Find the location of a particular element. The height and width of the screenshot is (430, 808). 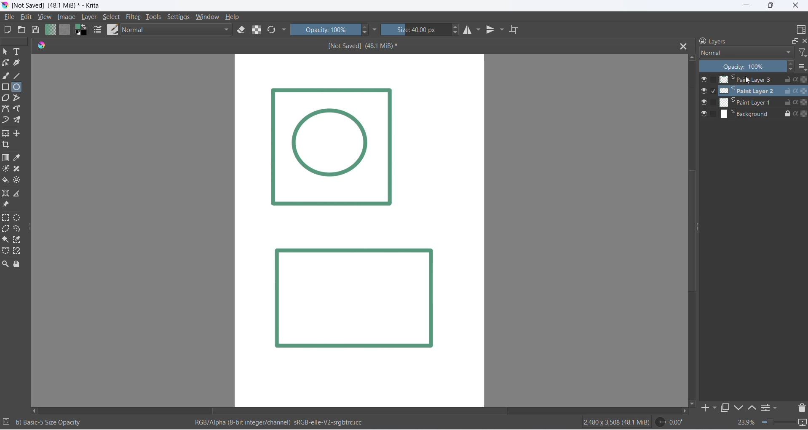

magnetic curve selection tool is located at coordinates (17, 252).